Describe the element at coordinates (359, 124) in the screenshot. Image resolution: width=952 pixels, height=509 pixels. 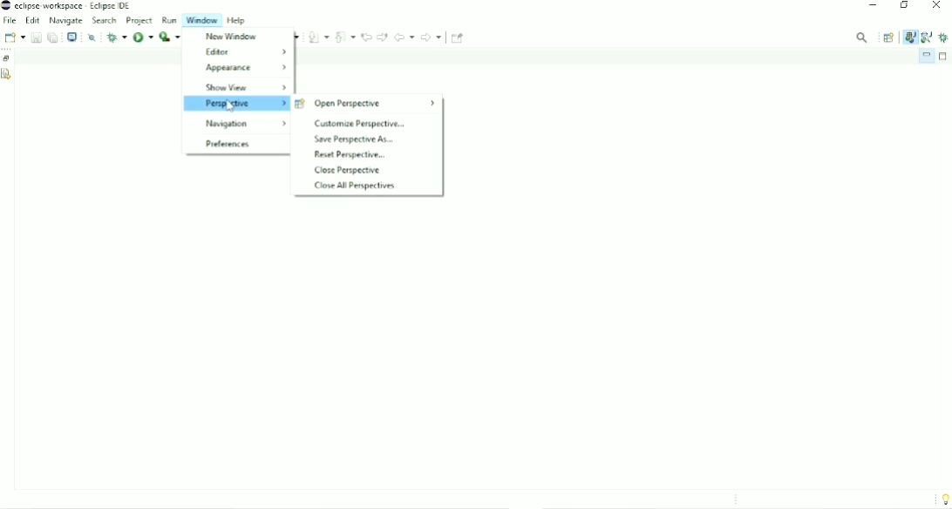
I see `Customize Perspective` at that location.